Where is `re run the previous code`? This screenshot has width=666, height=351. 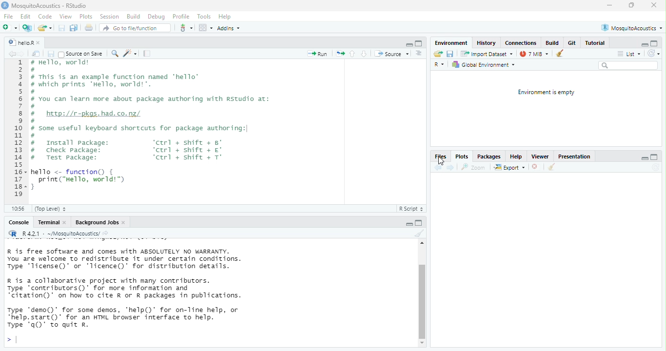 re run the previous code is located at coordinates (339, 54).